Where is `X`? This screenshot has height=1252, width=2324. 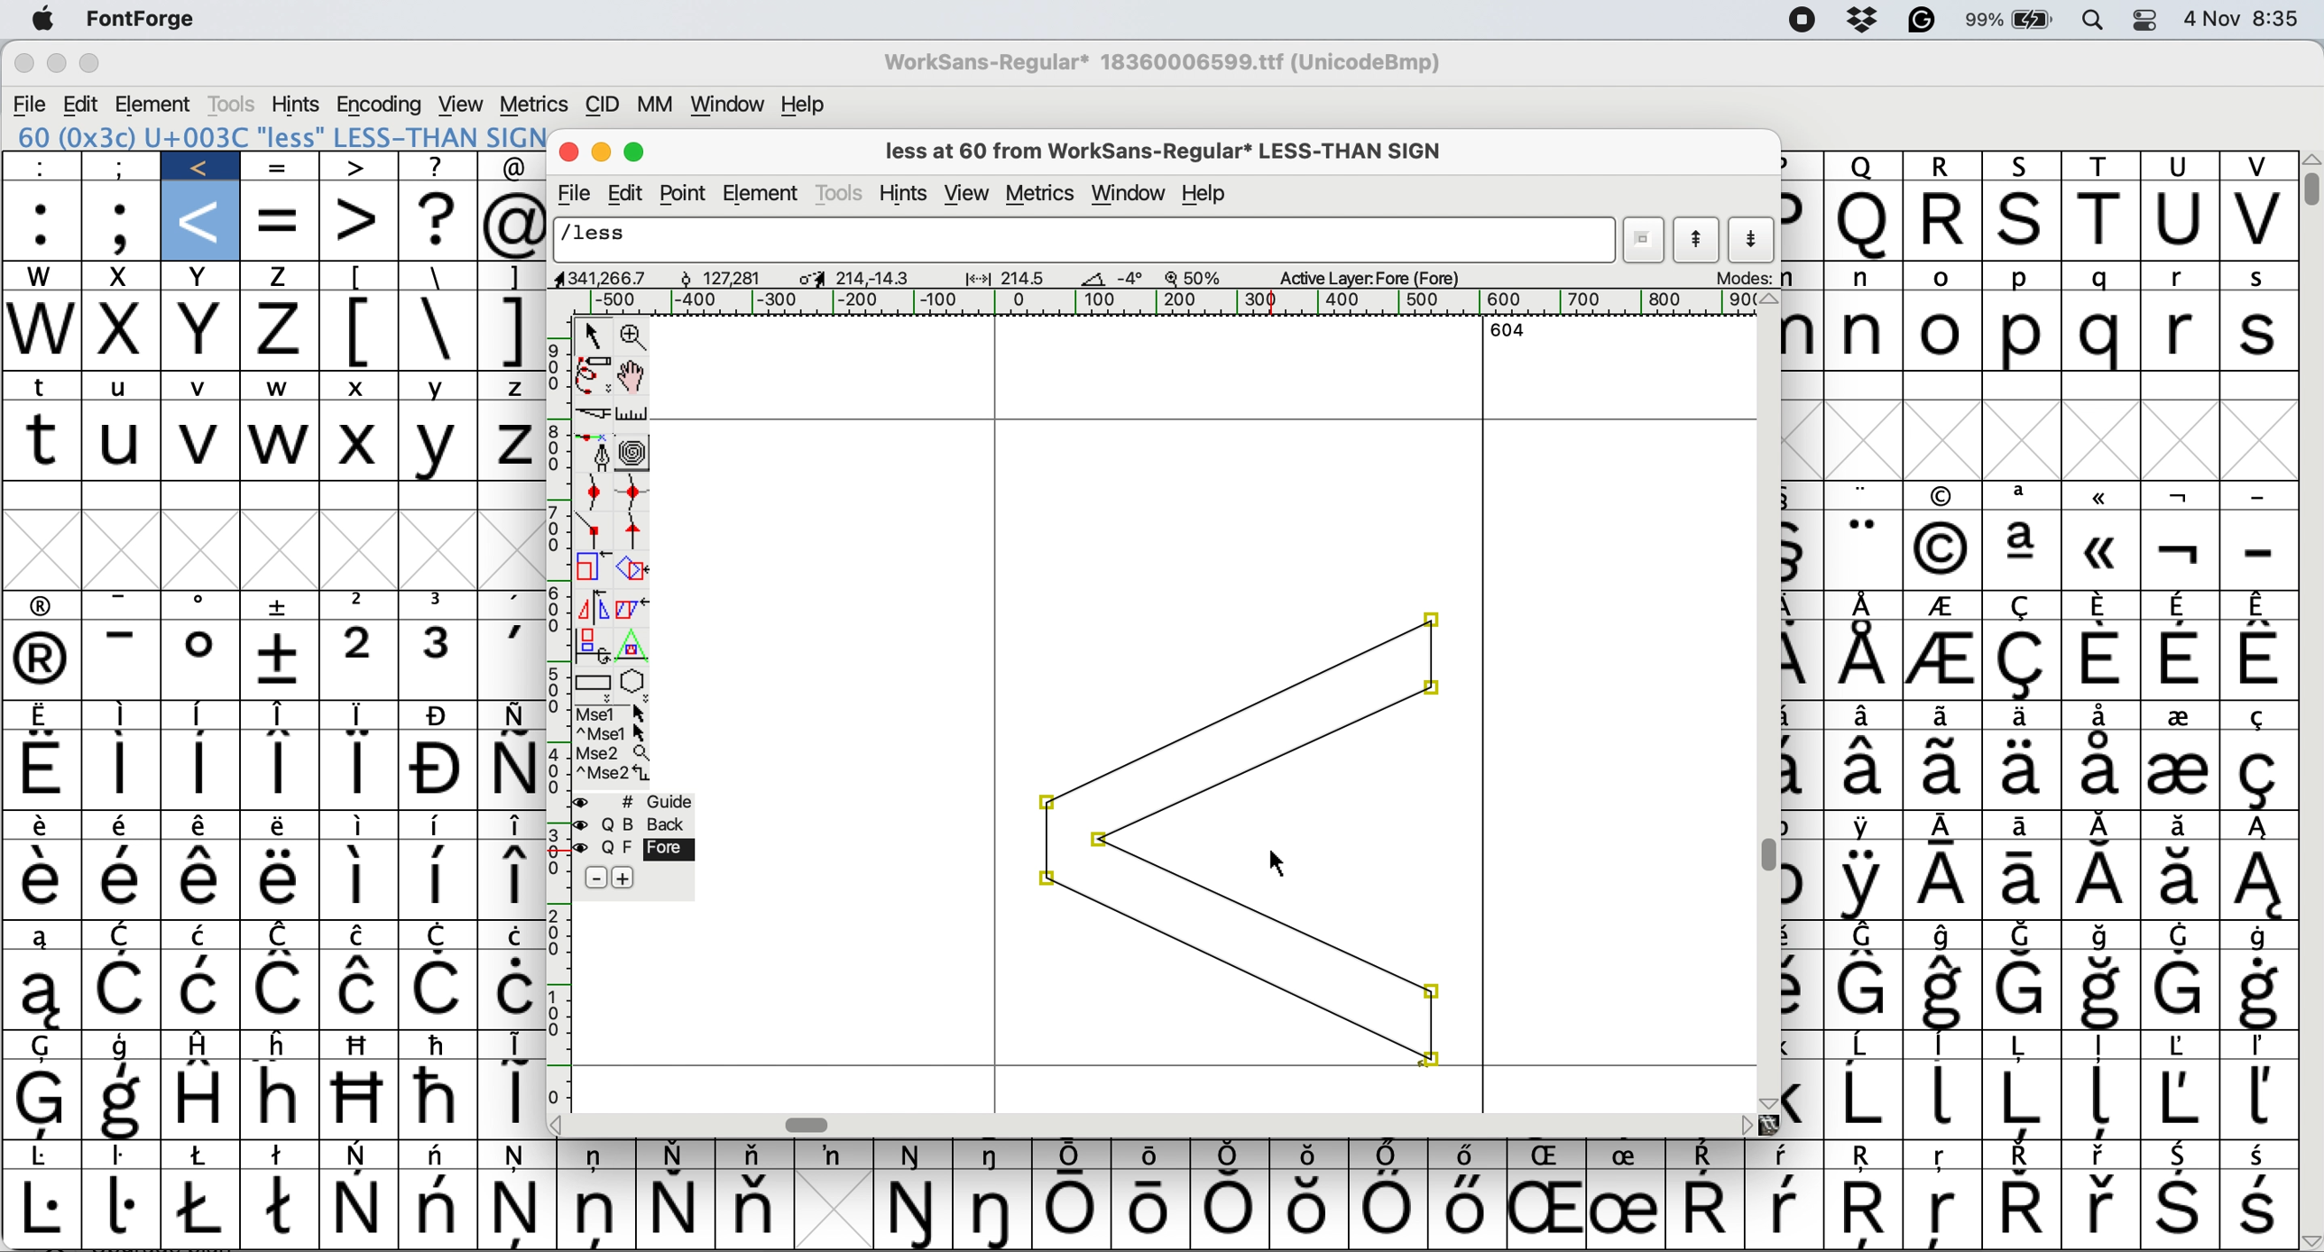 X is located at coordinates (358, 443).